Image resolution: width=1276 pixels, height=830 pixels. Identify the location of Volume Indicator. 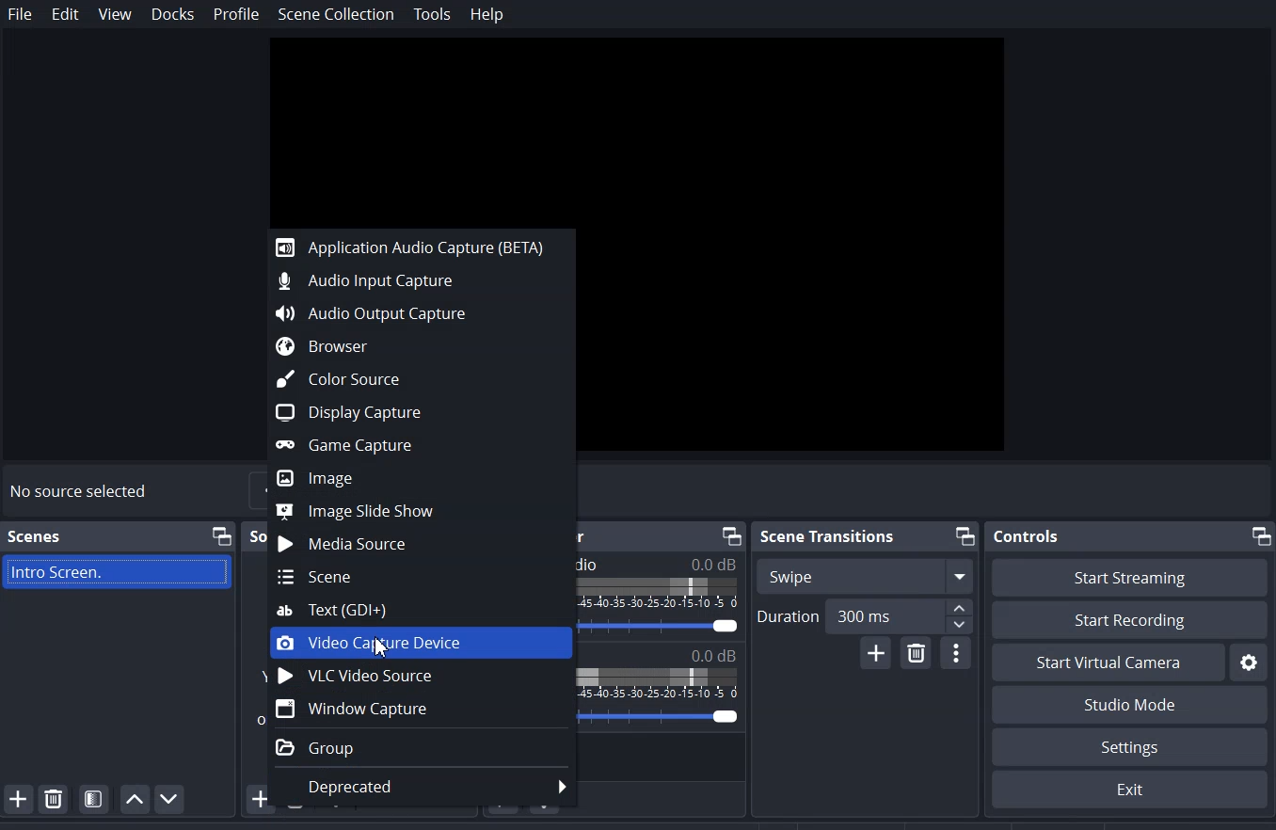
(661, 596).